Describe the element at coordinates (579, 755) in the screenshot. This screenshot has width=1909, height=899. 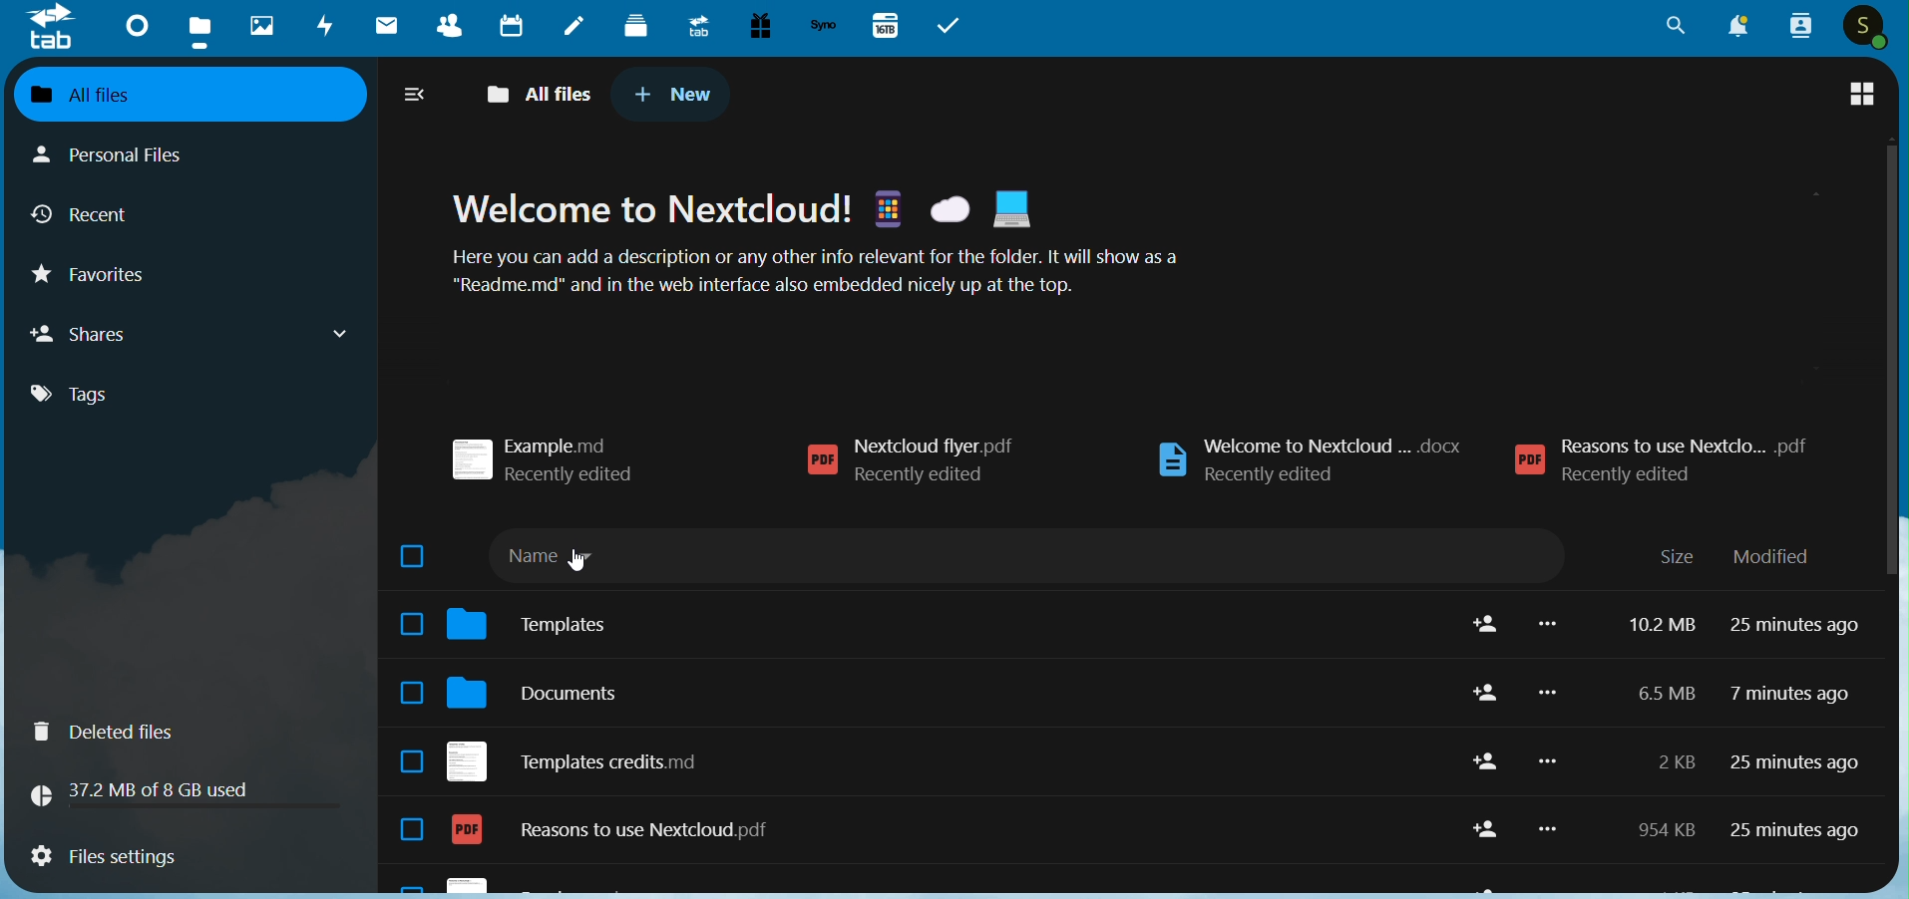
I see `templates credits.md` at that location.